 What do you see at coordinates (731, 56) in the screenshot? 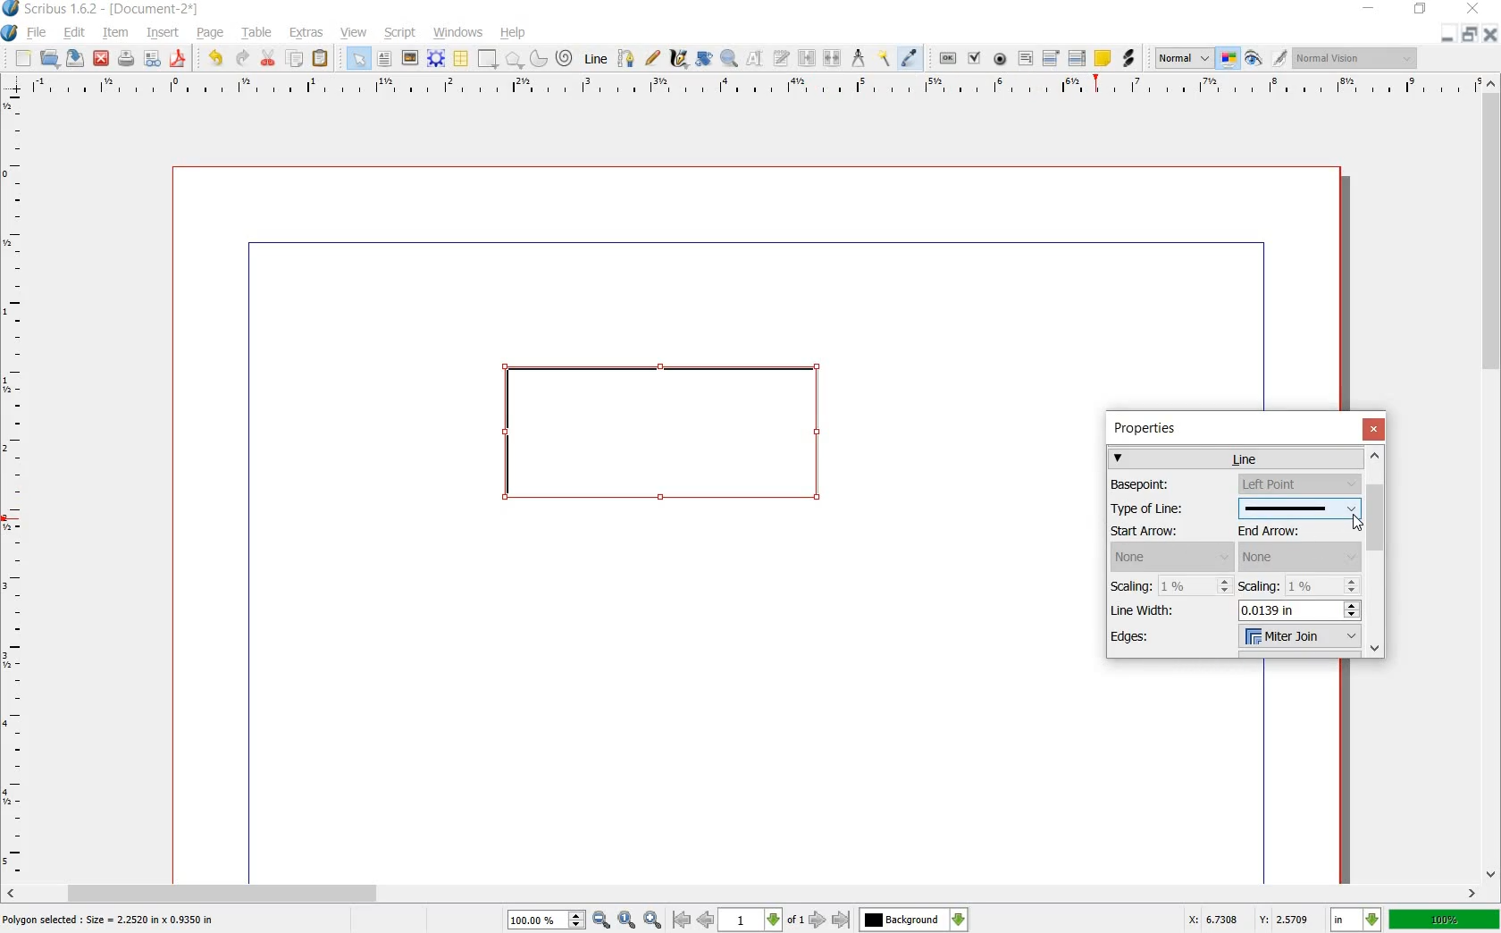
I see `ZOOM IN OR OUT` at bounding box center [731, 56].